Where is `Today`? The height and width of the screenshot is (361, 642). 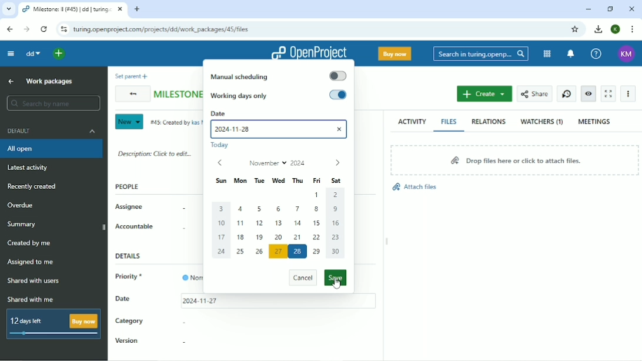
Today is located at coordinates (222, 146).